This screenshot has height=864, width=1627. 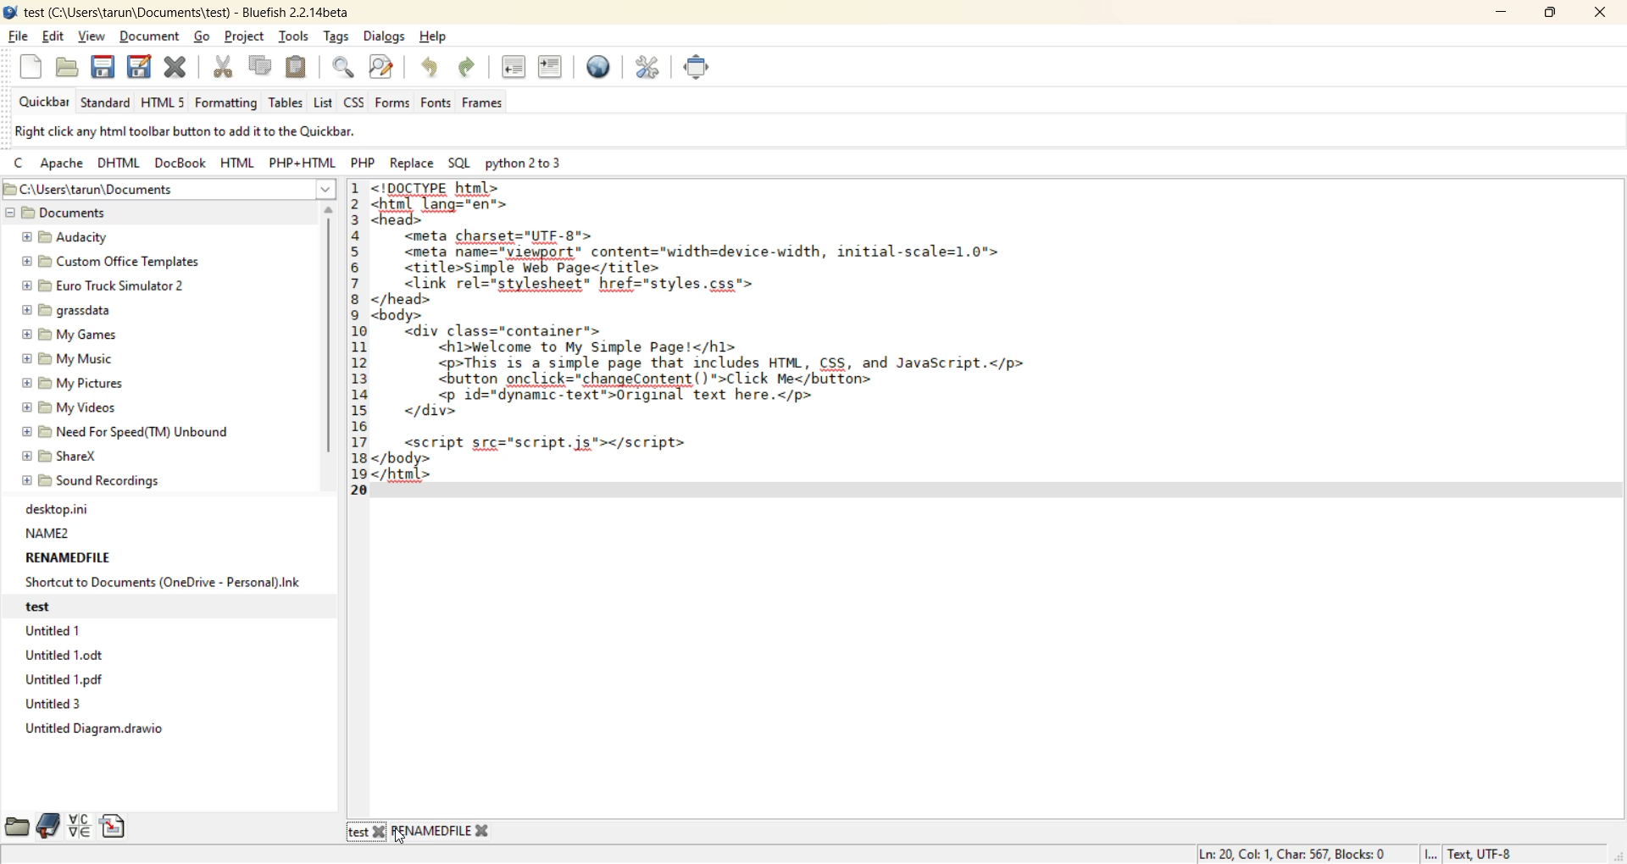 What do you see at coordinates (38, 608) in the screenshot?
I see `test` at bounding box center [38, 608].